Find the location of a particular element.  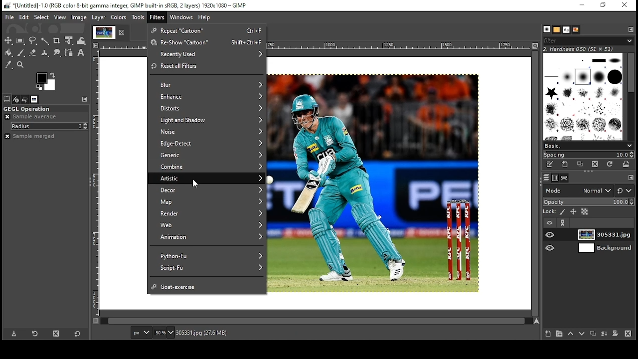

paintbrush tool is located at coordinates (21, 53).